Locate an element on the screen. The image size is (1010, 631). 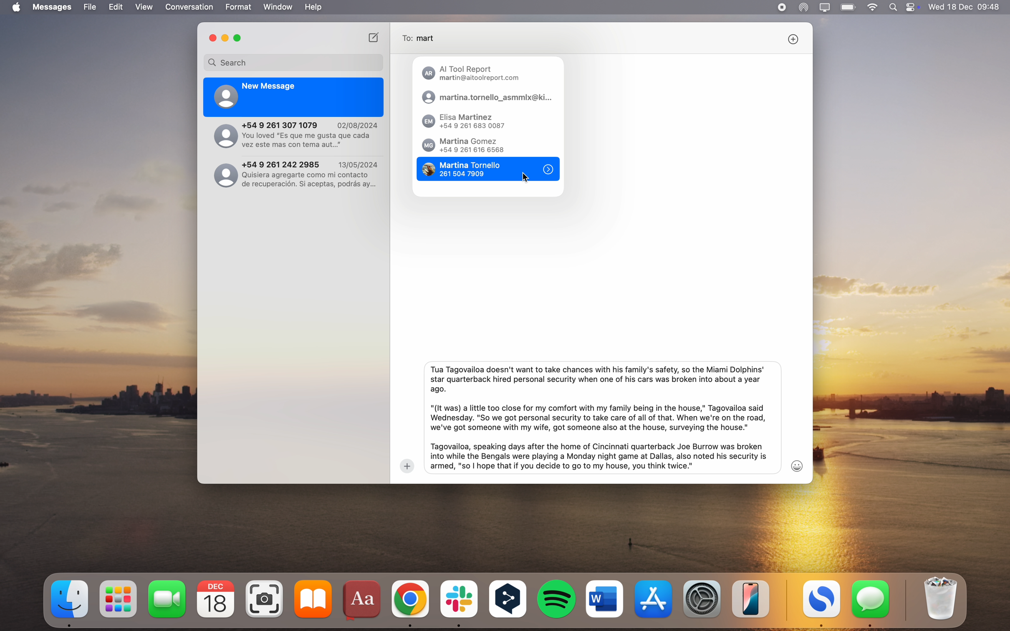
add is located at coordinates (407, 466).